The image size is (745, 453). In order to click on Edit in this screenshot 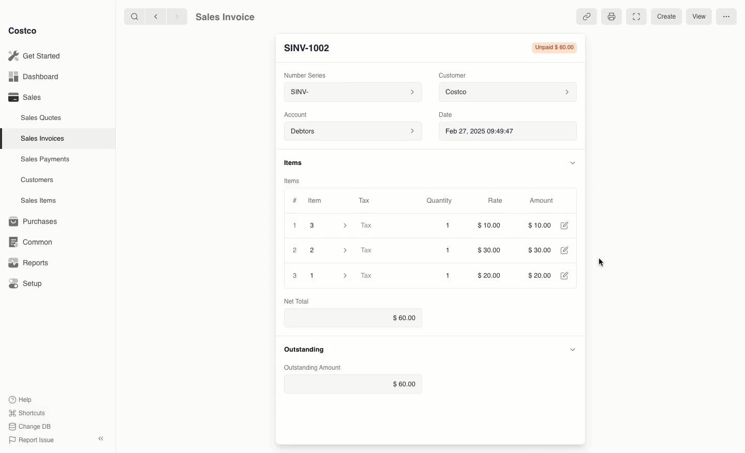, I will do `click(562, 251)`.